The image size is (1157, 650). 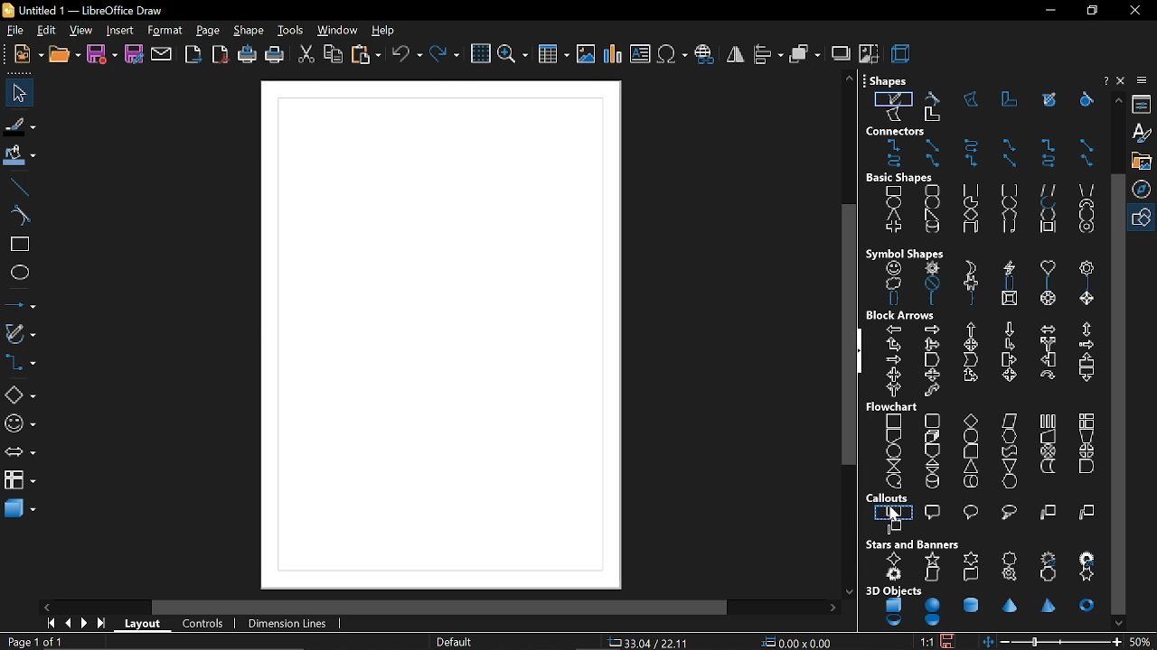 What do you see at coordinates (971, 420) in the screenshot?
I see `decision` at bounding box center [971, 420].